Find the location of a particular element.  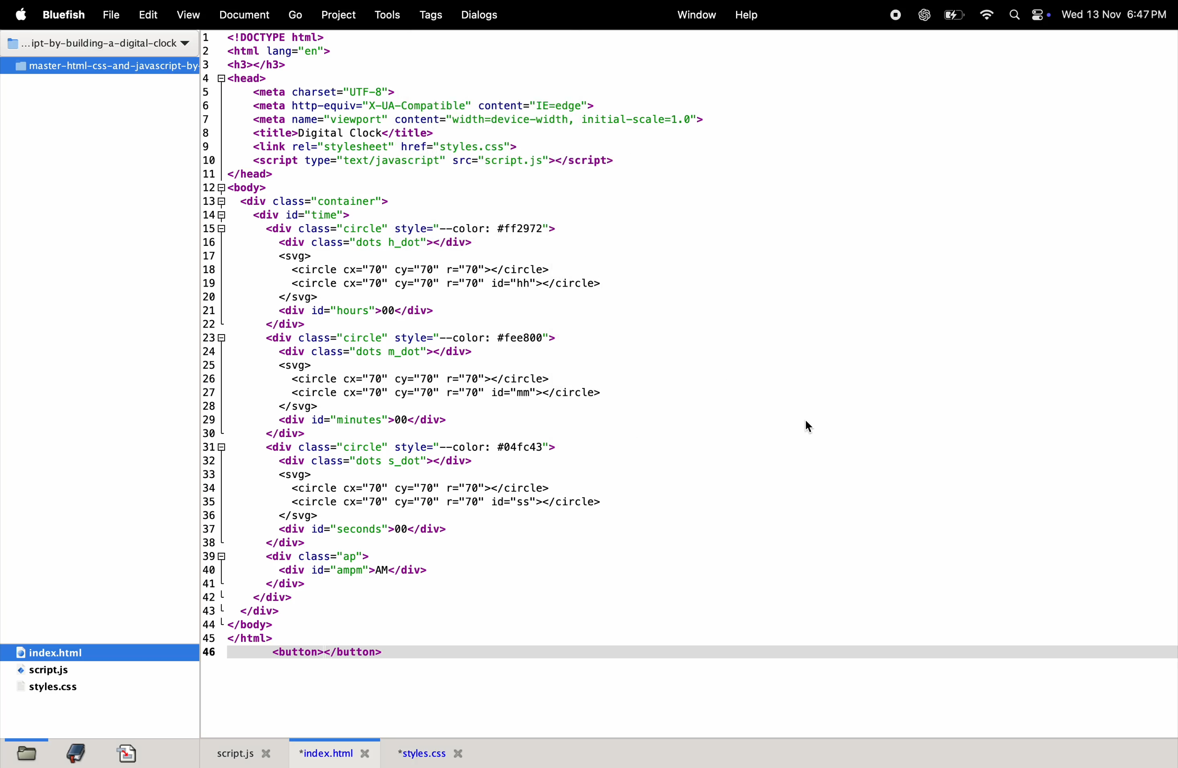

wifi is located at coordinates (990, 12).